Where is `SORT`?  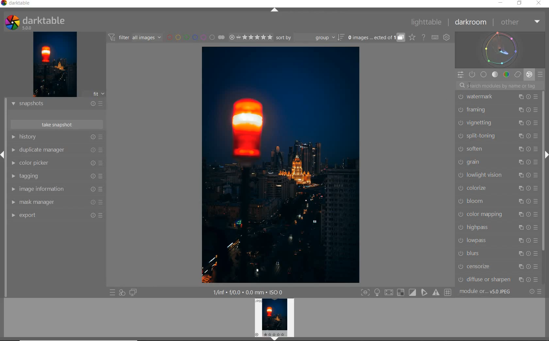 SORT is located at coordinates (309, 38).